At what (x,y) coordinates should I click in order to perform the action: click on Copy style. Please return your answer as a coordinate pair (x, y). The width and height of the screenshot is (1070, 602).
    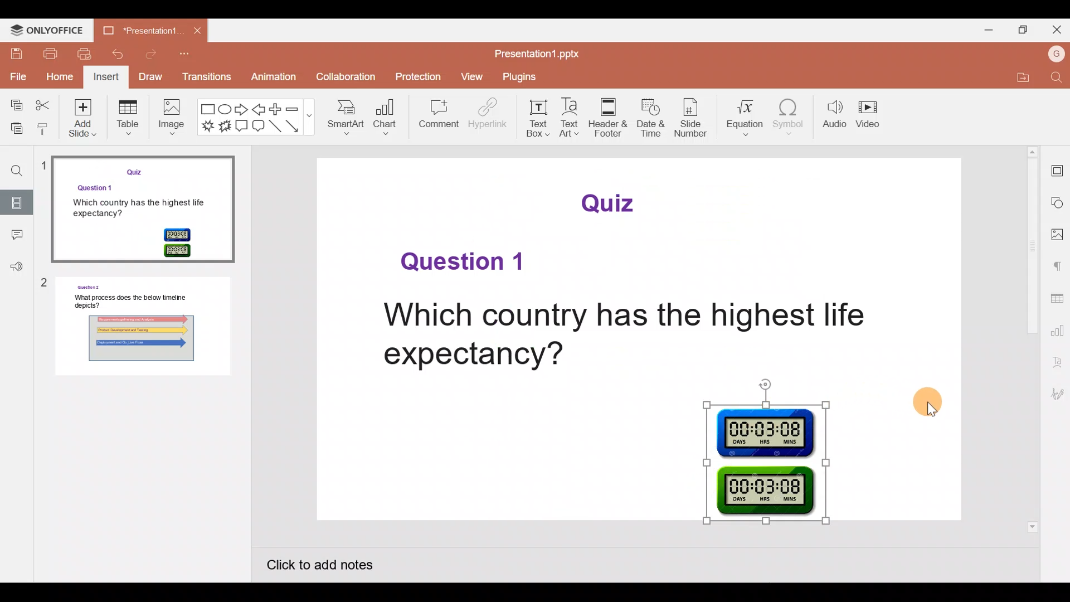
    Looking at the image, I should click on (43, 125).